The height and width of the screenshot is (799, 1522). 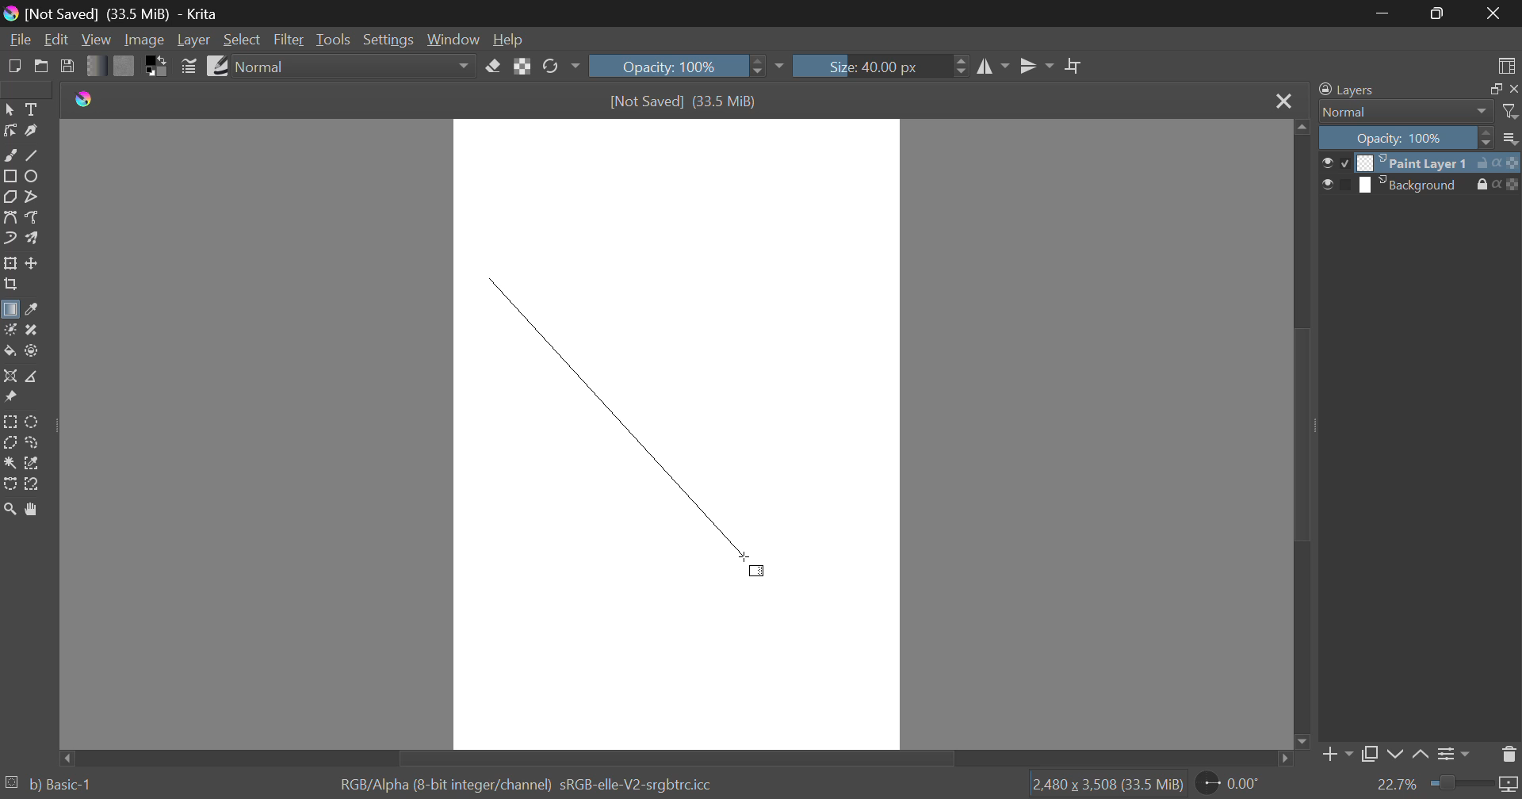 I want to click on Image, so click(x=143, y=39).